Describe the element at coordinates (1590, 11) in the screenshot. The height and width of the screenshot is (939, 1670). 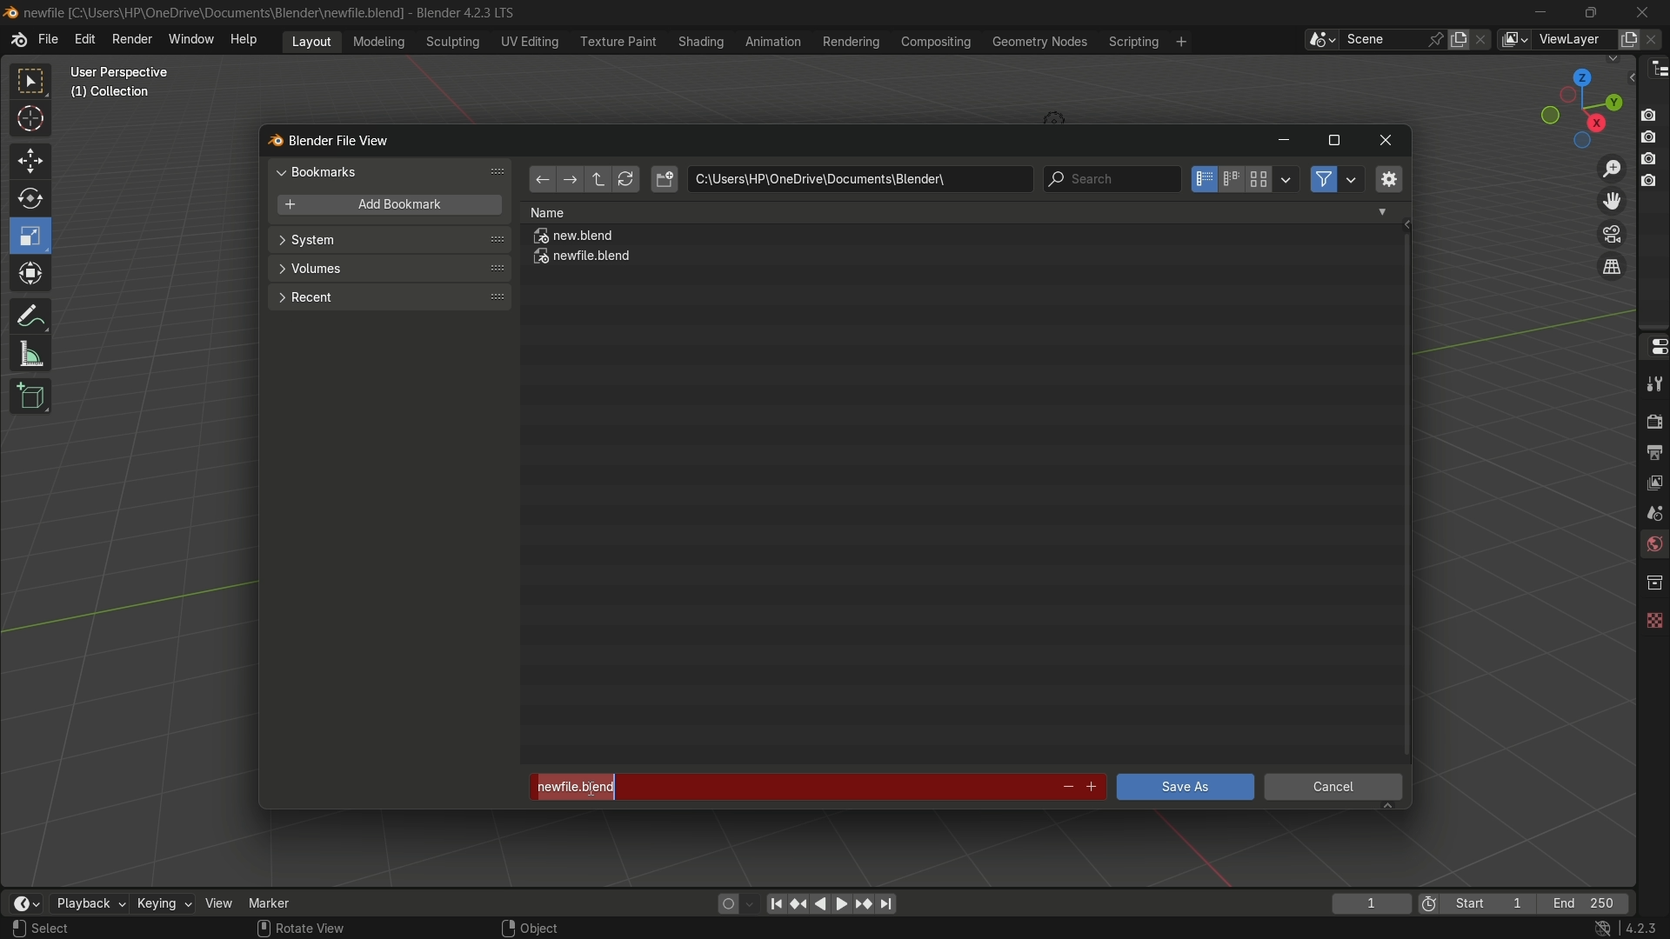
I see `maximize or restore` at that location.